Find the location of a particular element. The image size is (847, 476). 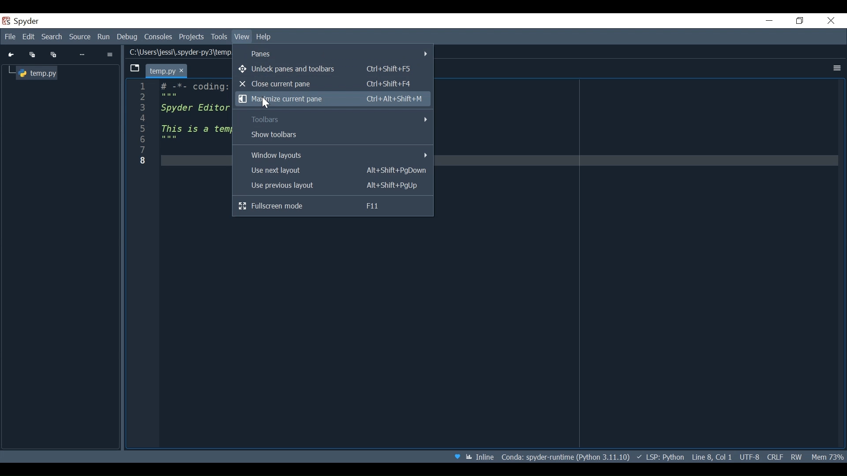

Source is located at coordinates (81, 37).